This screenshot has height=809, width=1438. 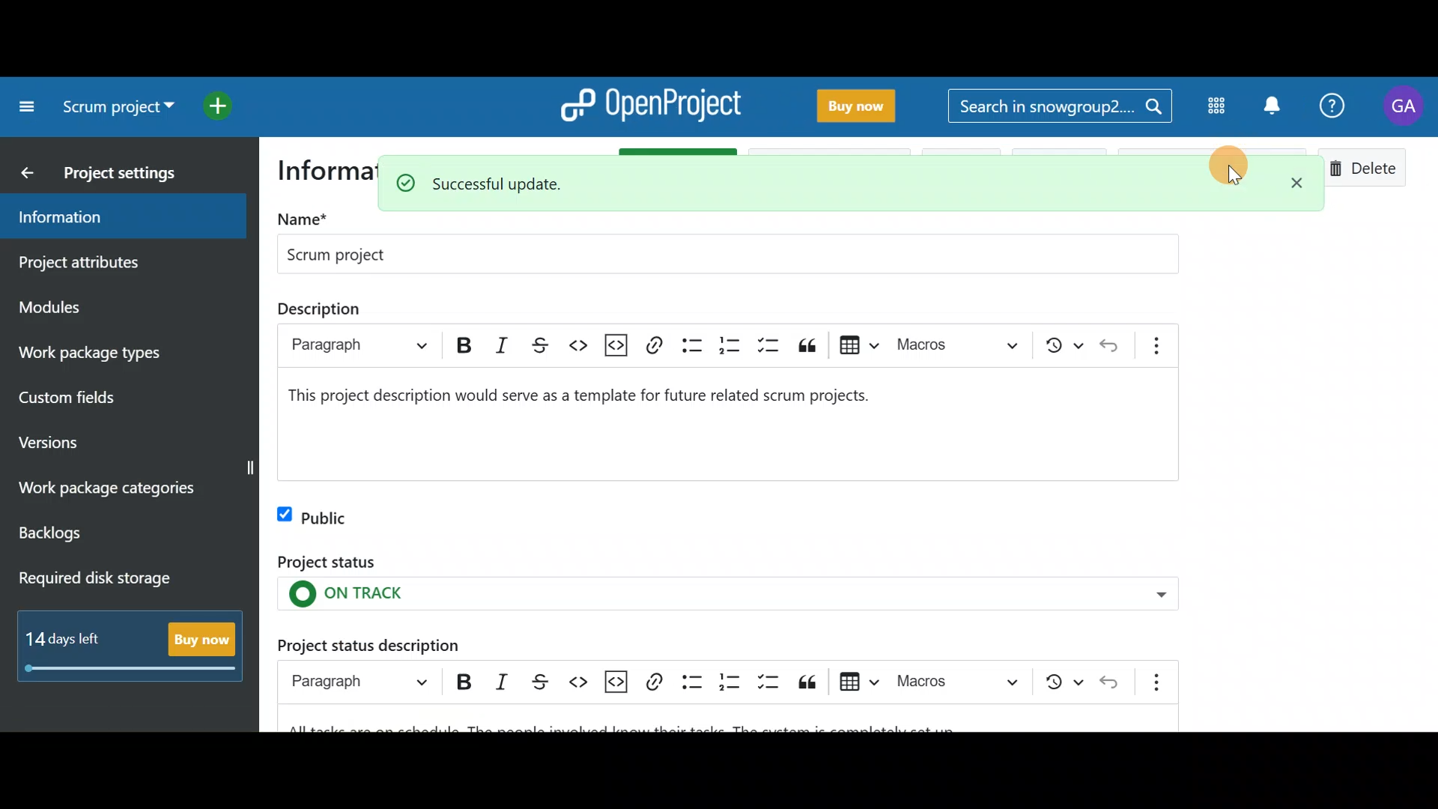 I want to click on Italic, so click(x=506, y=681).